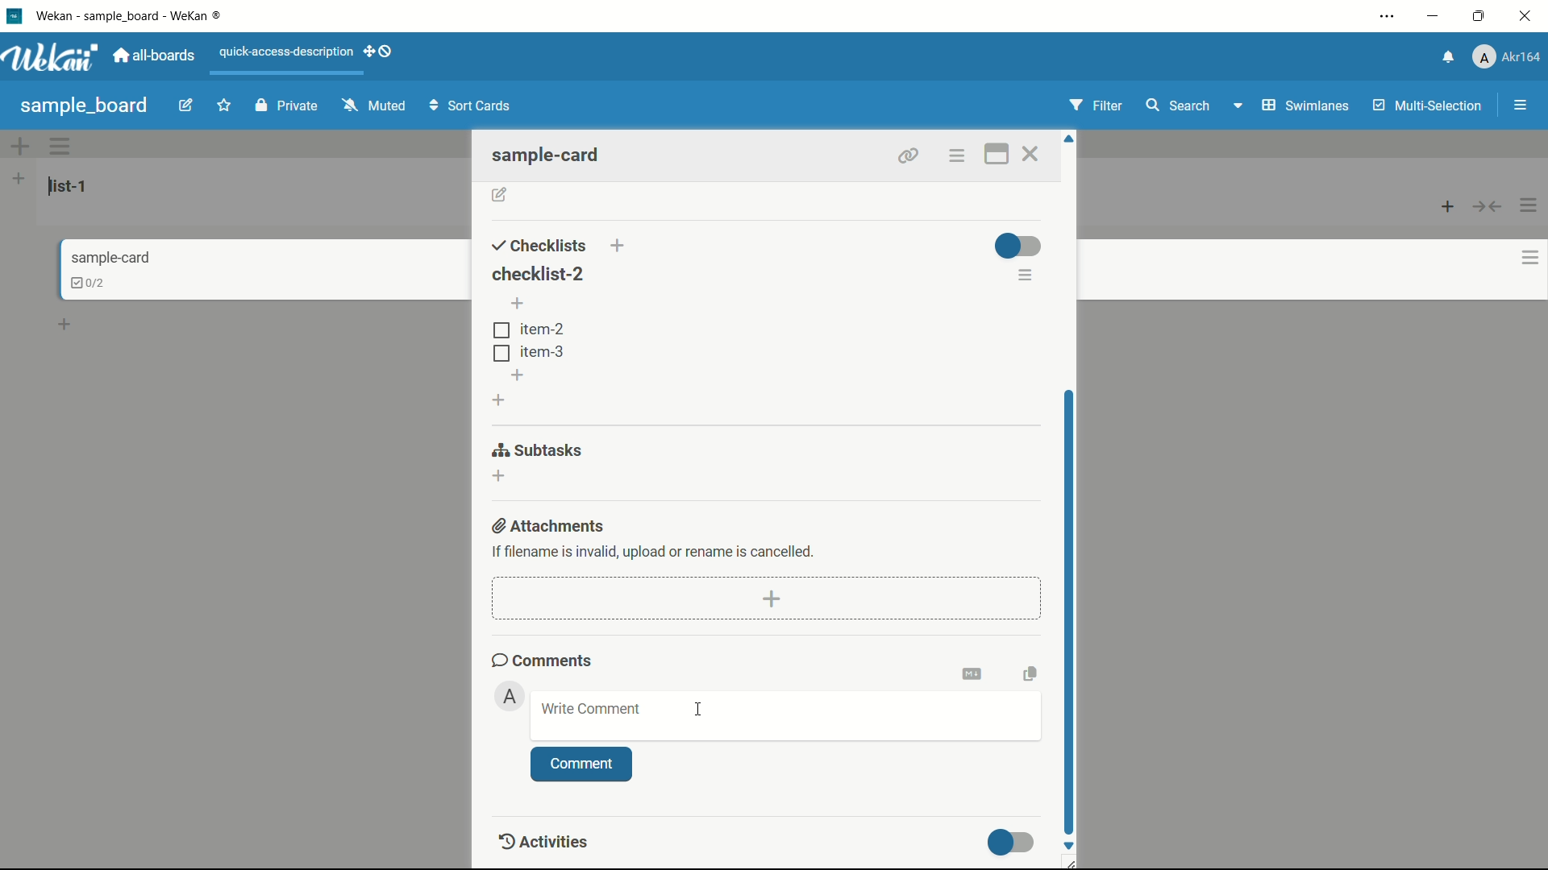 This screenshot has height=870, width=1548. Describe the element at coordinates (1097, 106) in the screenshot. I see `filter` at that location.